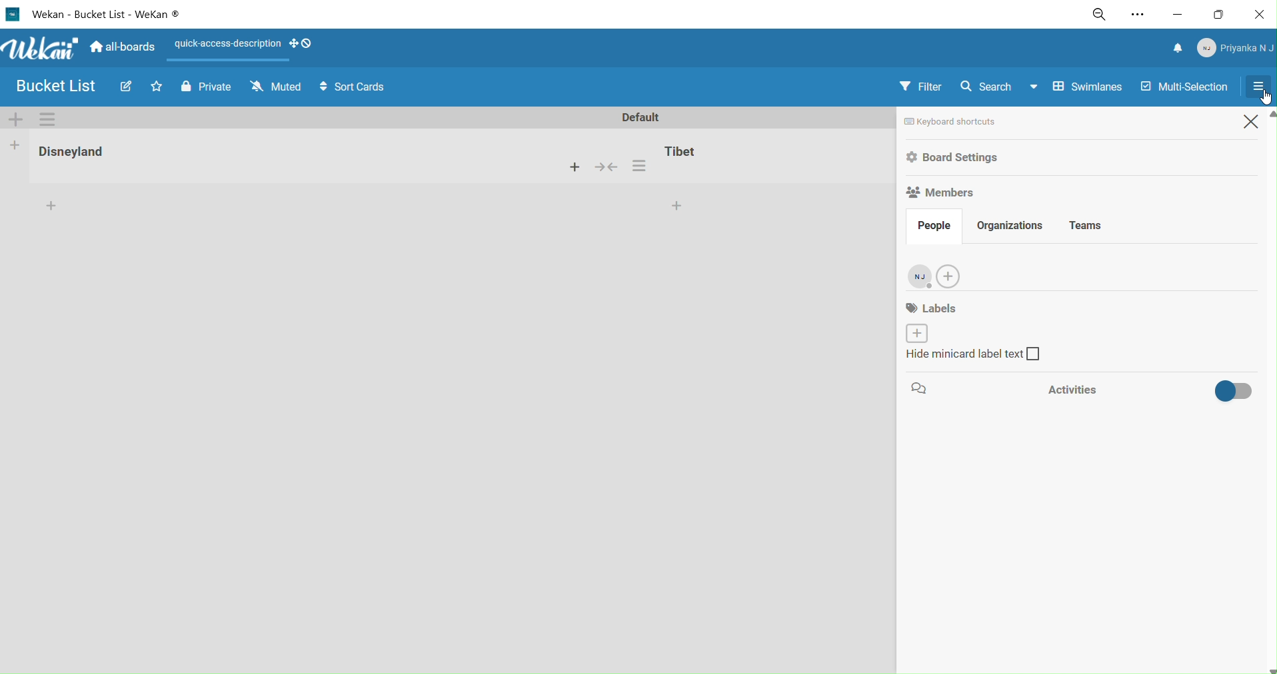 The width and height of the screenshot is (1277, 674). What do you see at coordinates (227, 46) in the screenshot?
I see `quick access description` at bounding box center [227, 46].